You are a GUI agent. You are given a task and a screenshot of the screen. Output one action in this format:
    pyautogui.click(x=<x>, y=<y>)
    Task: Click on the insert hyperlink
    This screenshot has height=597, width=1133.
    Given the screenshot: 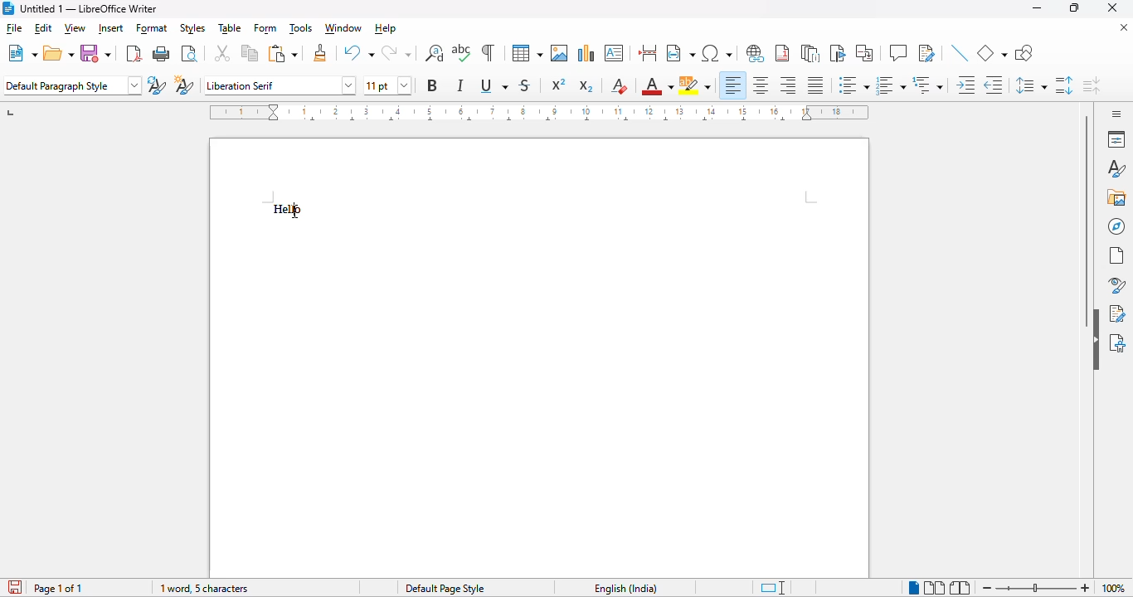 What is the action you would take?
    pyautogui.click(x=756, y=54)
    